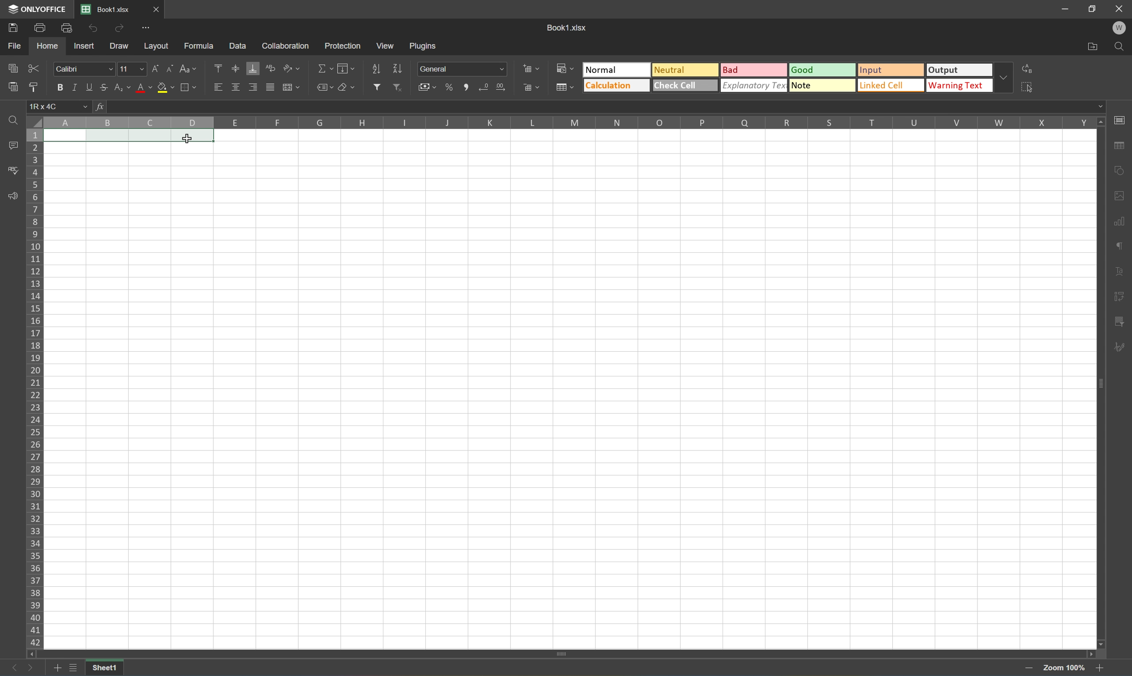 Image resolution: width=1132 pixels, height=676 pixels. Describe the element at coordinates (253, 88) in the screenshot. I see `Align right` at that location.